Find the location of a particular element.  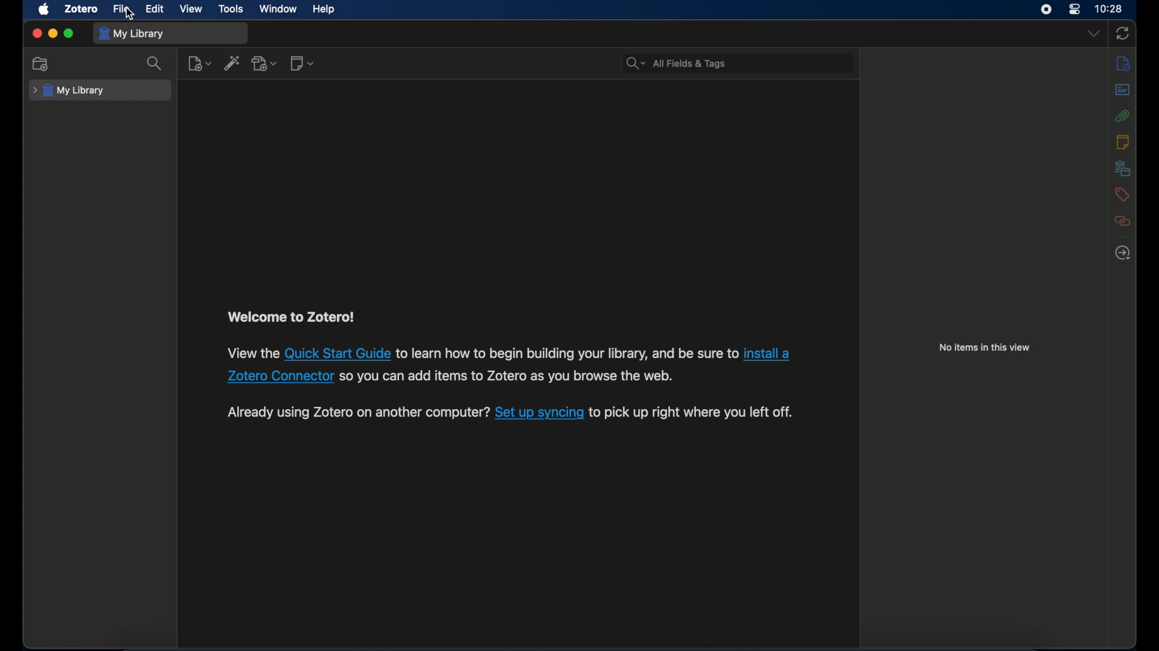

minimize is located at coordinates (52, 33).